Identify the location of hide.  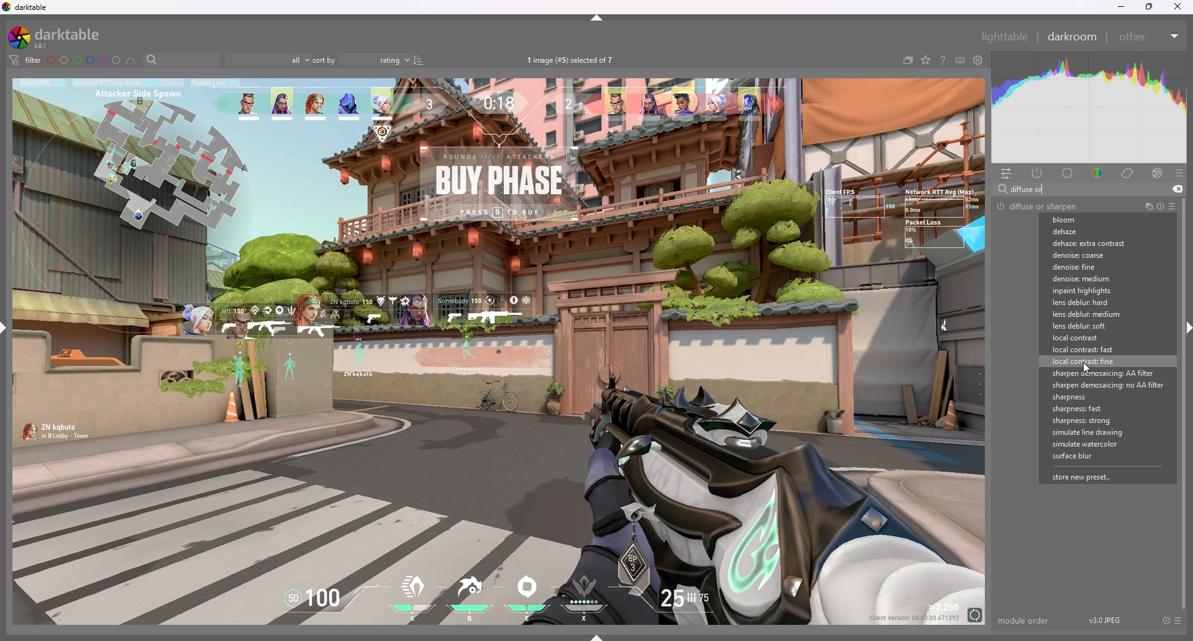
(598, 18).